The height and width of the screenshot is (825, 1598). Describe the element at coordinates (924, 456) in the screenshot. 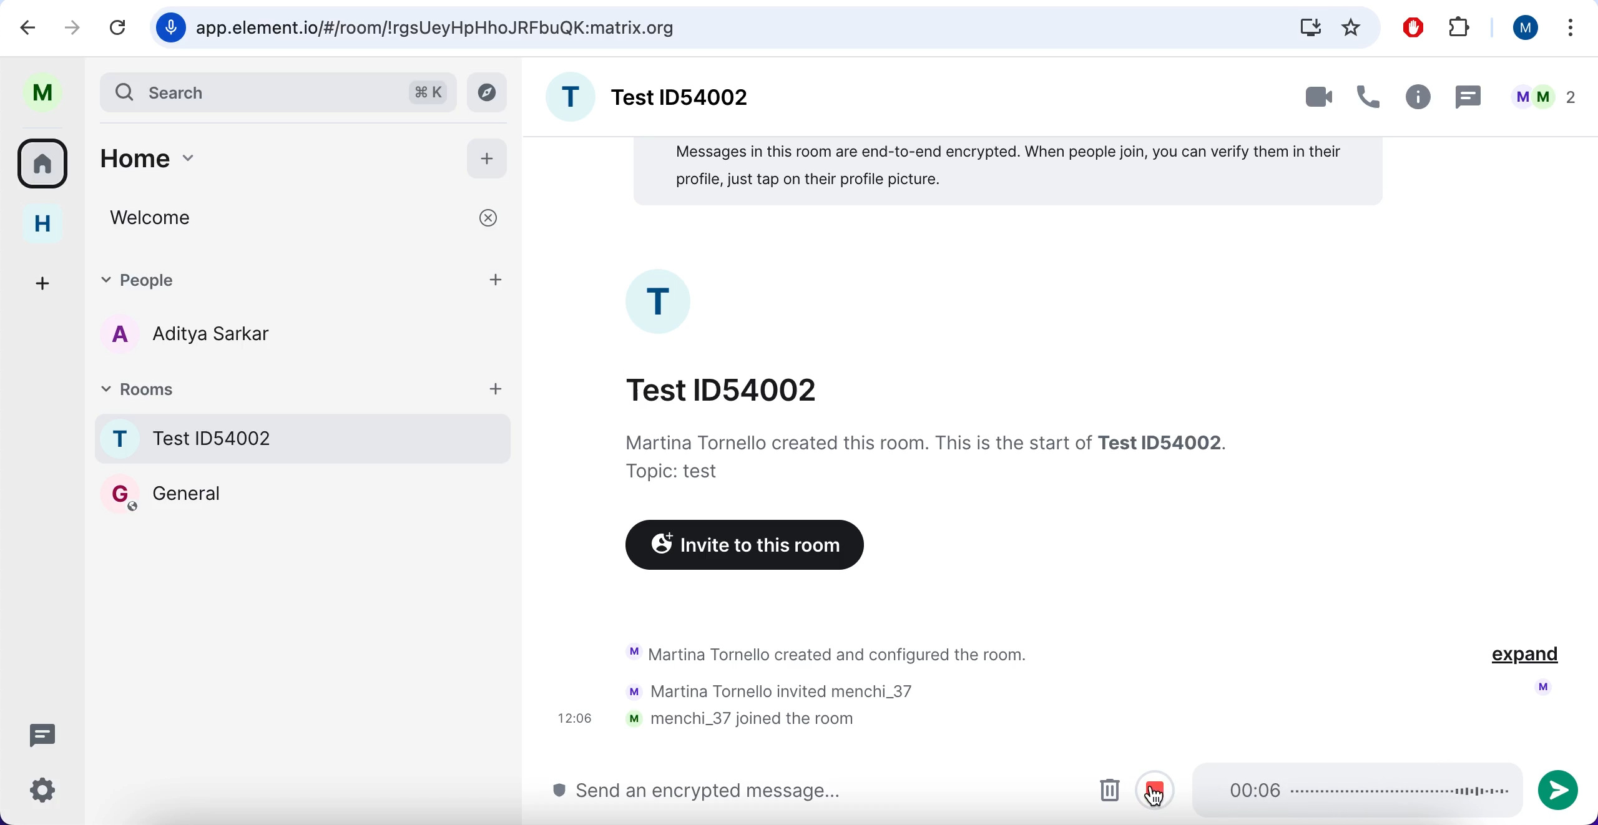

I see `information` at that location.